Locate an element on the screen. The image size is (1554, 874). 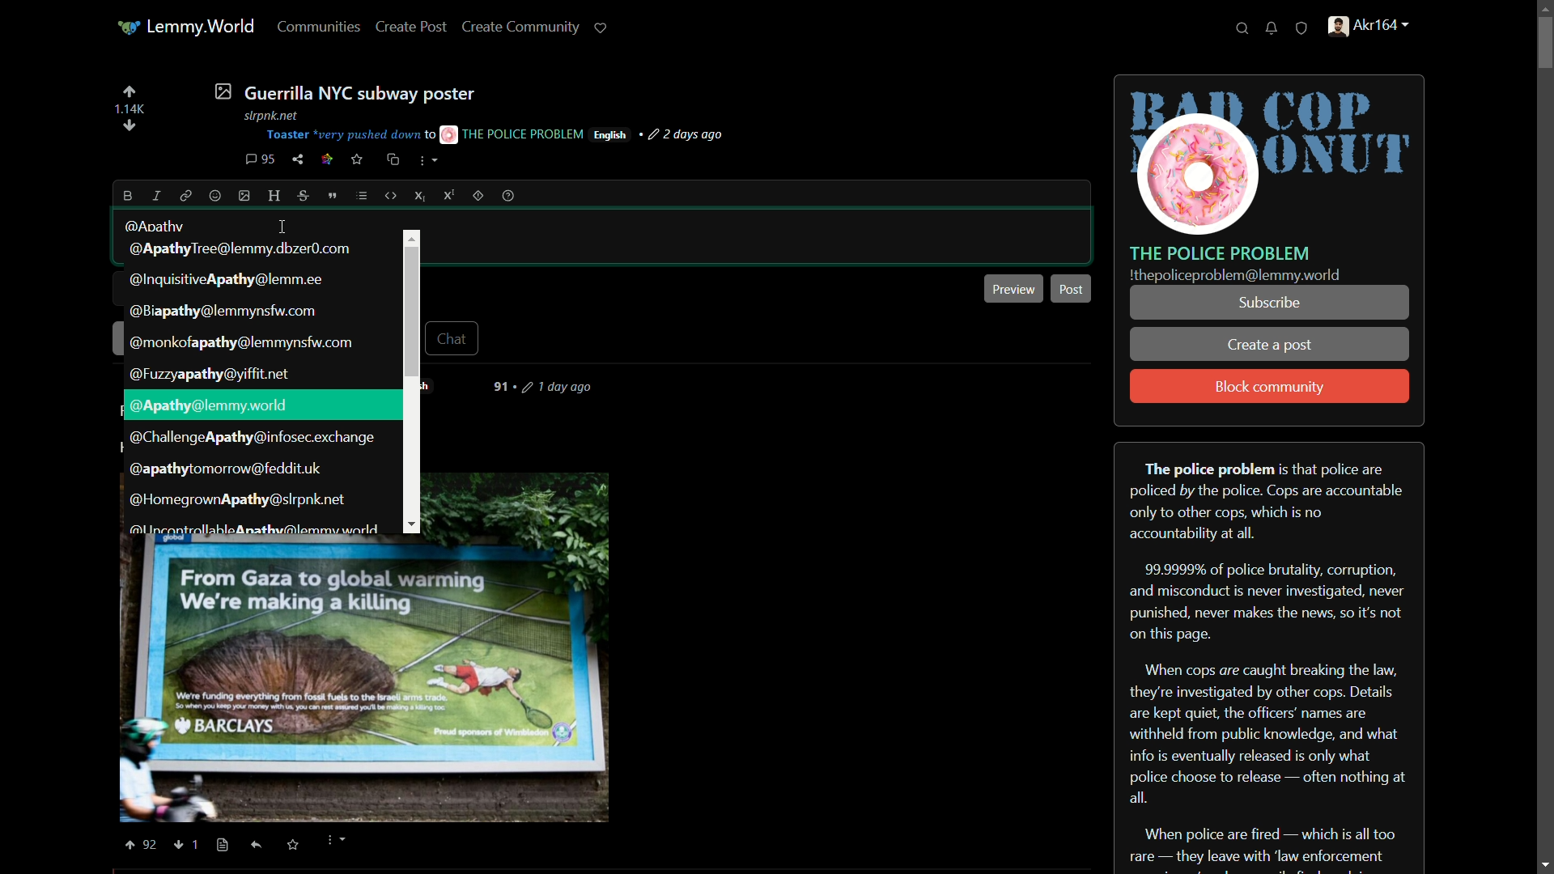
 is located at coordinates (152, 845).